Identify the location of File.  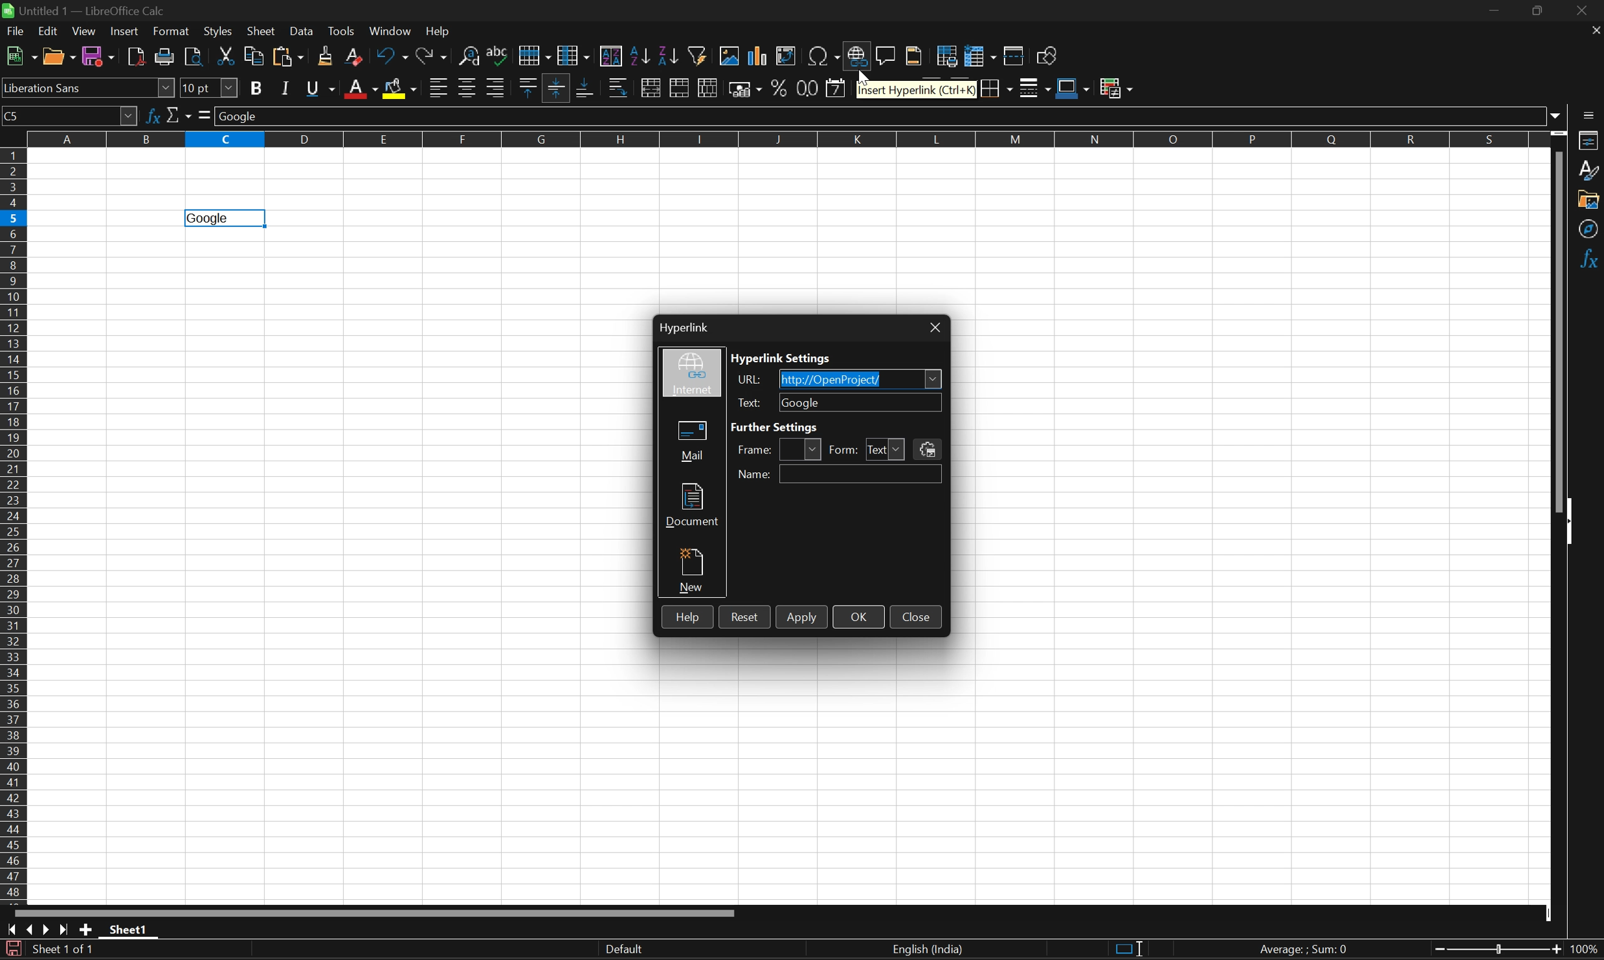
(16, 31).